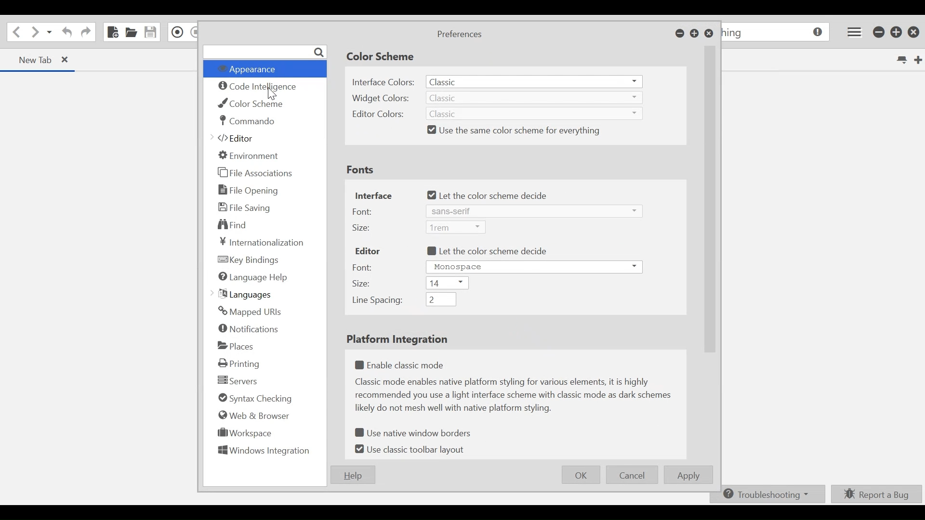  I want to click on New Tab, so click(29, 59).